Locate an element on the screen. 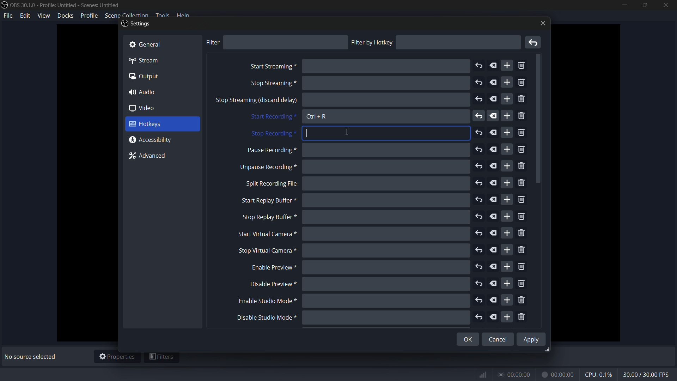 This screenshot has width=677, height=381. undo is located at coordinates (479, 283).